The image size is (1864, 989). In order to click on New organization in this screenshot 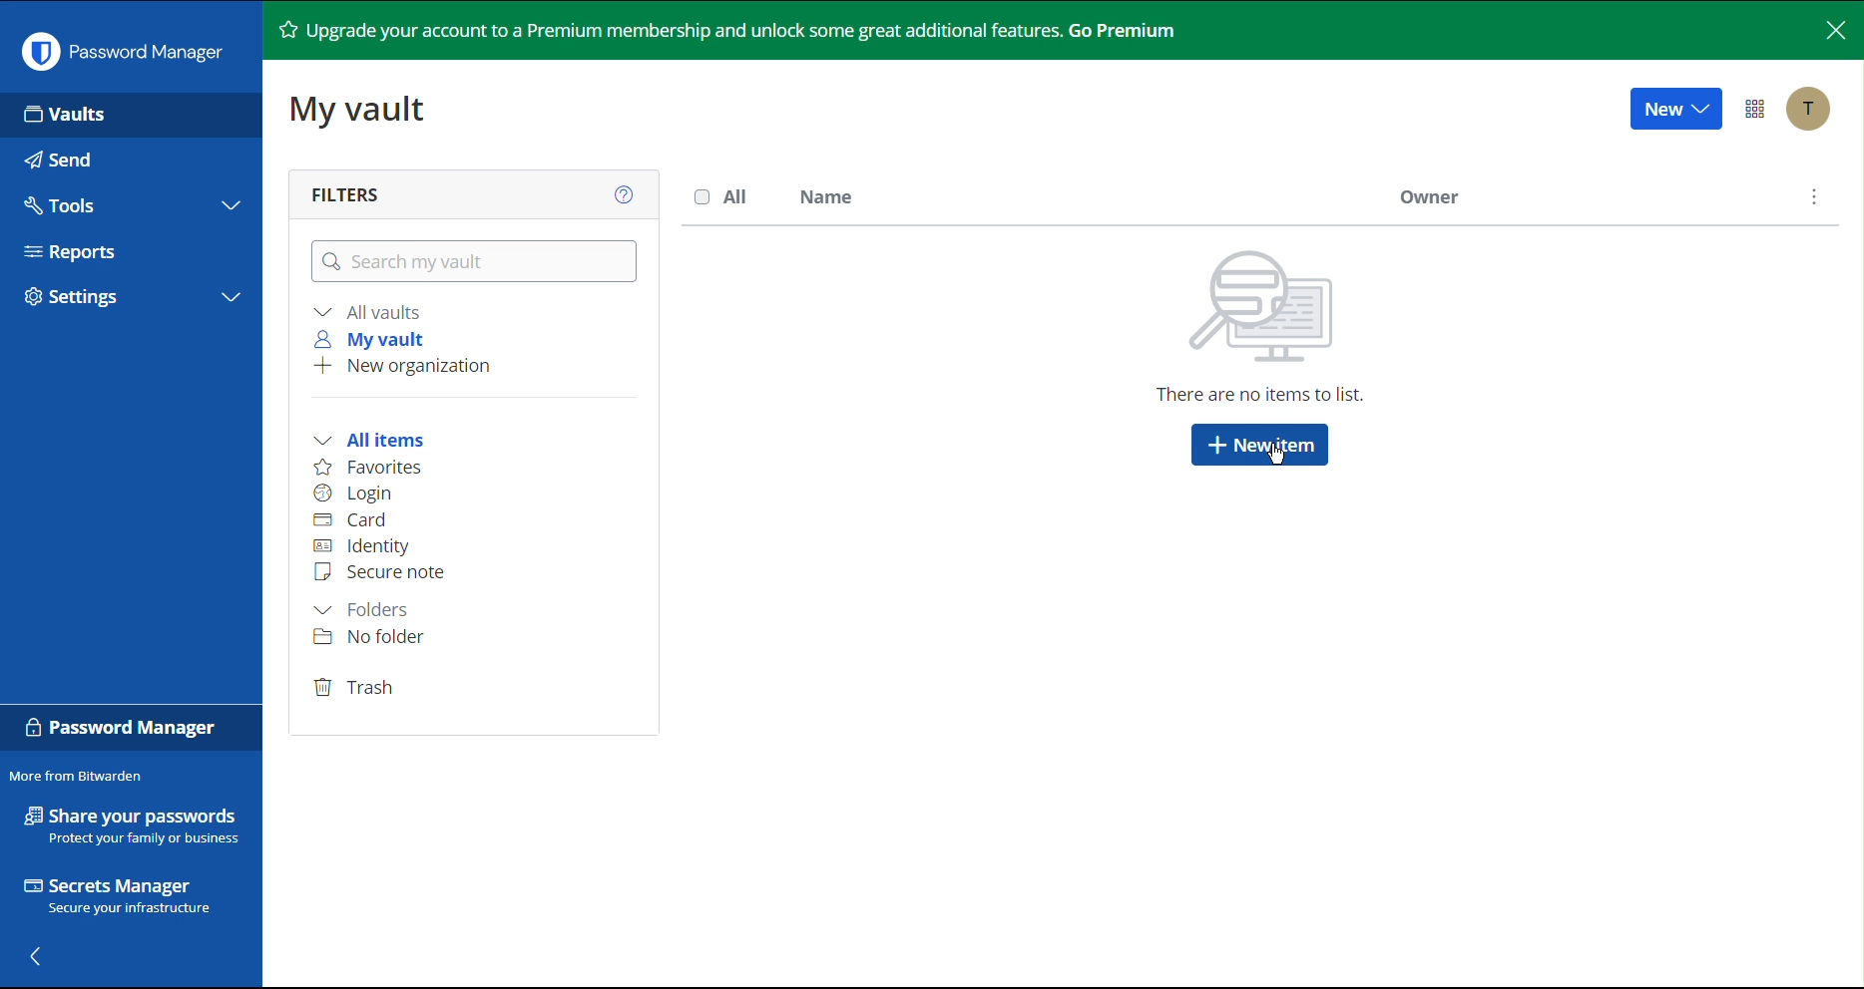, I will do `click(406, 365)`.